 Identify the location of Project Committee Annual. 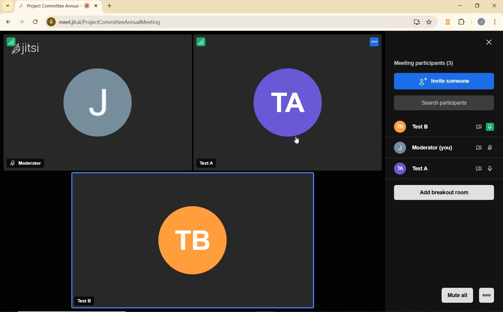
(53, 6).